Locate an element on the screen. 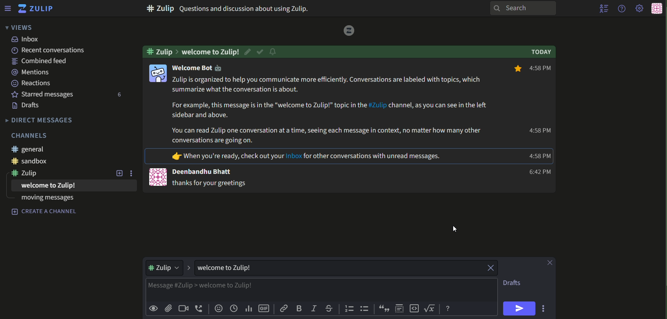 Image resolution: width=667 pixels, height=319 pixels. text is located at coordinates (543, 52).